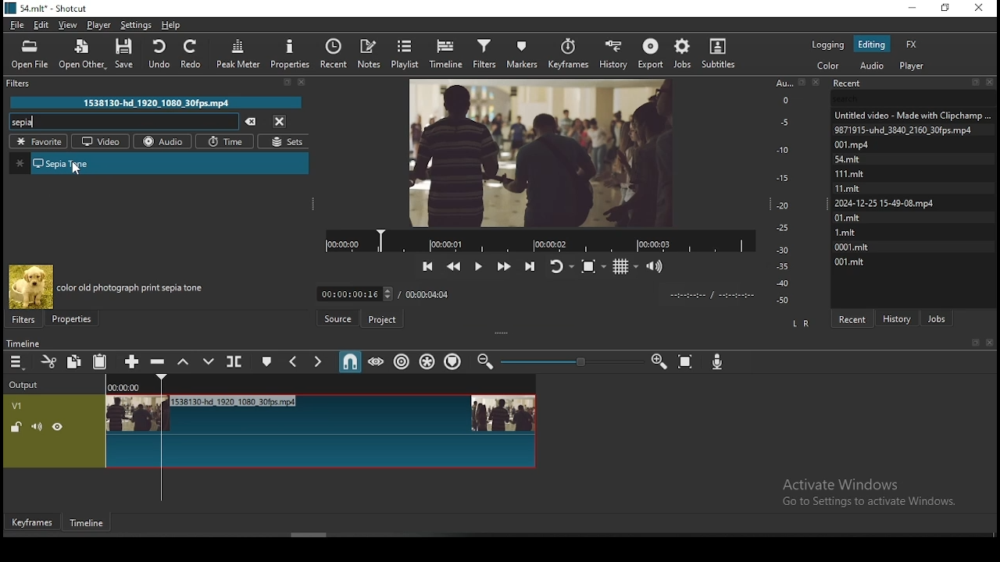 This screenshot has width=1000, height=562. Describe the element at coordinates (913, 9) in the screenshot. I see `minimize` at that location.